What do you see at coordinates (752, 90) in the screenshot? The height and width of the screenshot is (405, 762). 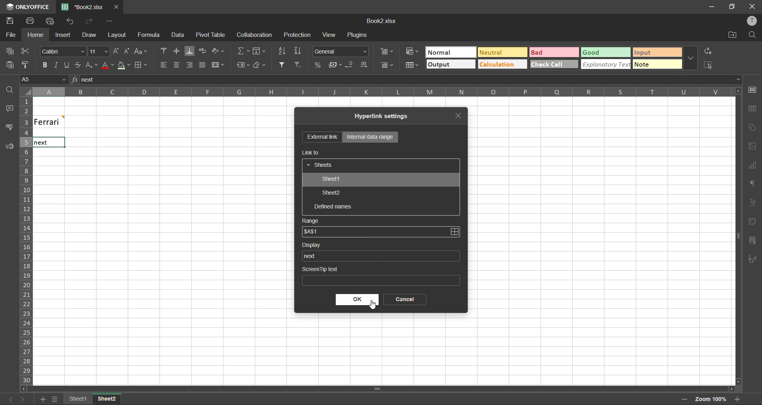 I see `cell settings` at bounding box center [752, 90].